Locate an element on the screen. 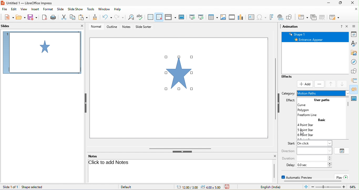 Image resolution: width=359 pixels, height=190 pixels. slides is located at coordinates (8, 26).